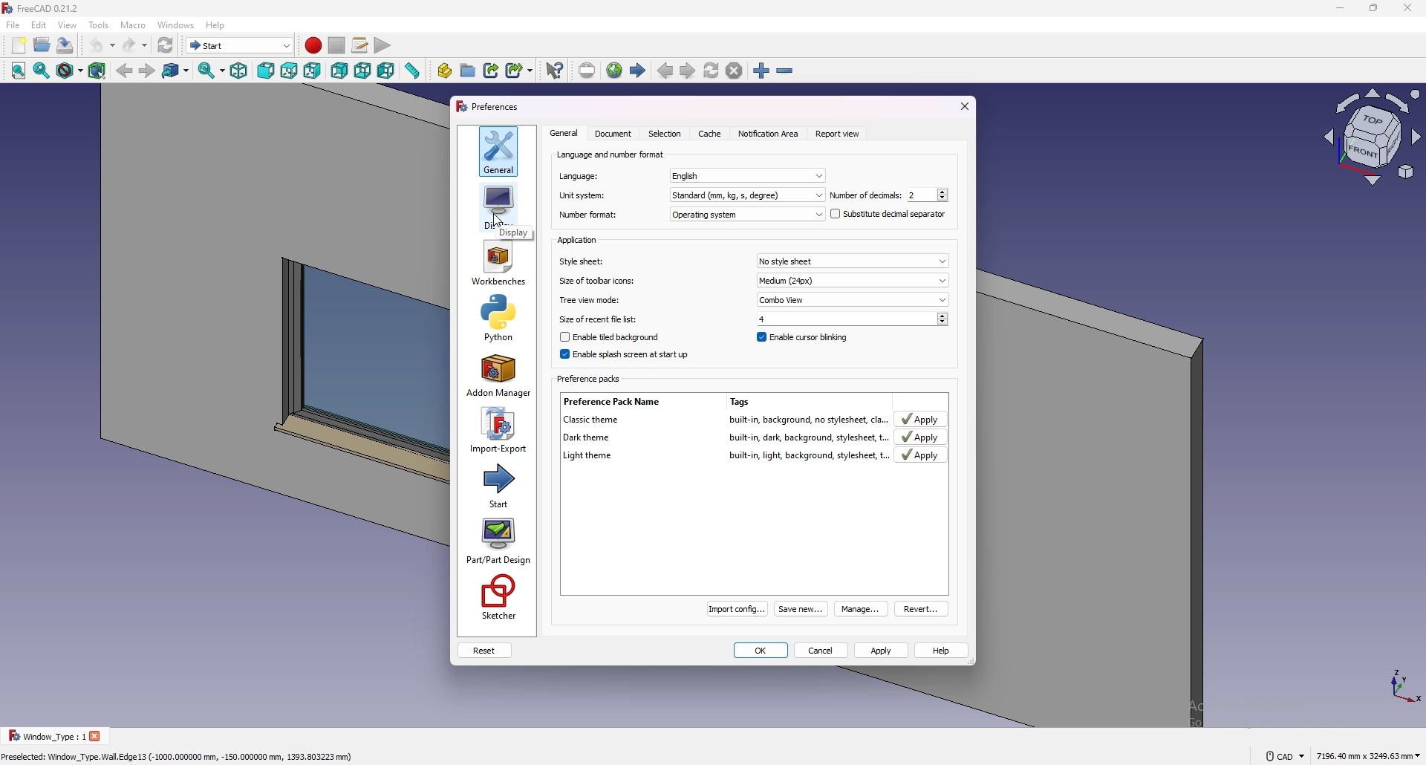 The height and width of the screenshot is (765, 1426). What do you see at coordinates (382, 47) in the screenshot?
I see `execute macro` at bounding box center [382, 47].